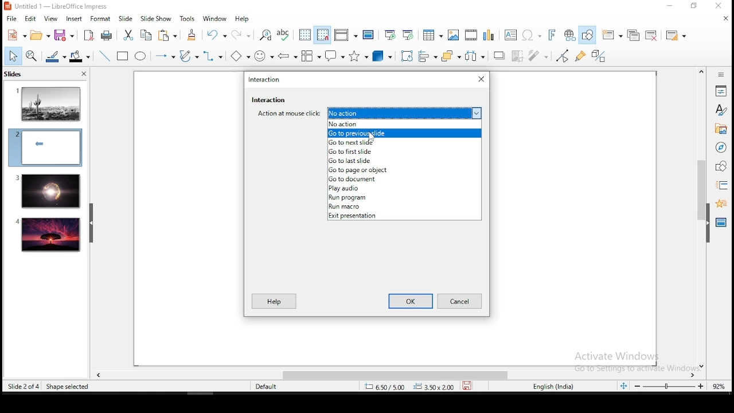 This screenshot has width=734, height=413. I want to click on cancel, so click(460, 301).